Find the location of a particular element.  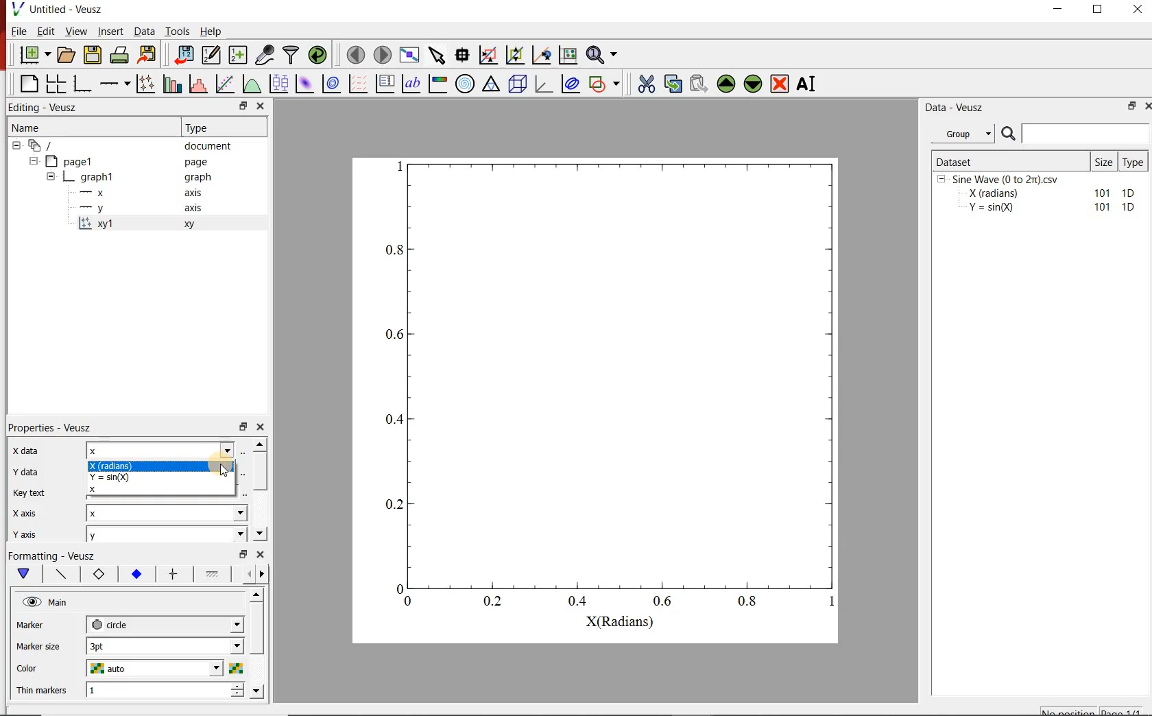

Page 1 Graph 1 is located at coordinates (69, 185).